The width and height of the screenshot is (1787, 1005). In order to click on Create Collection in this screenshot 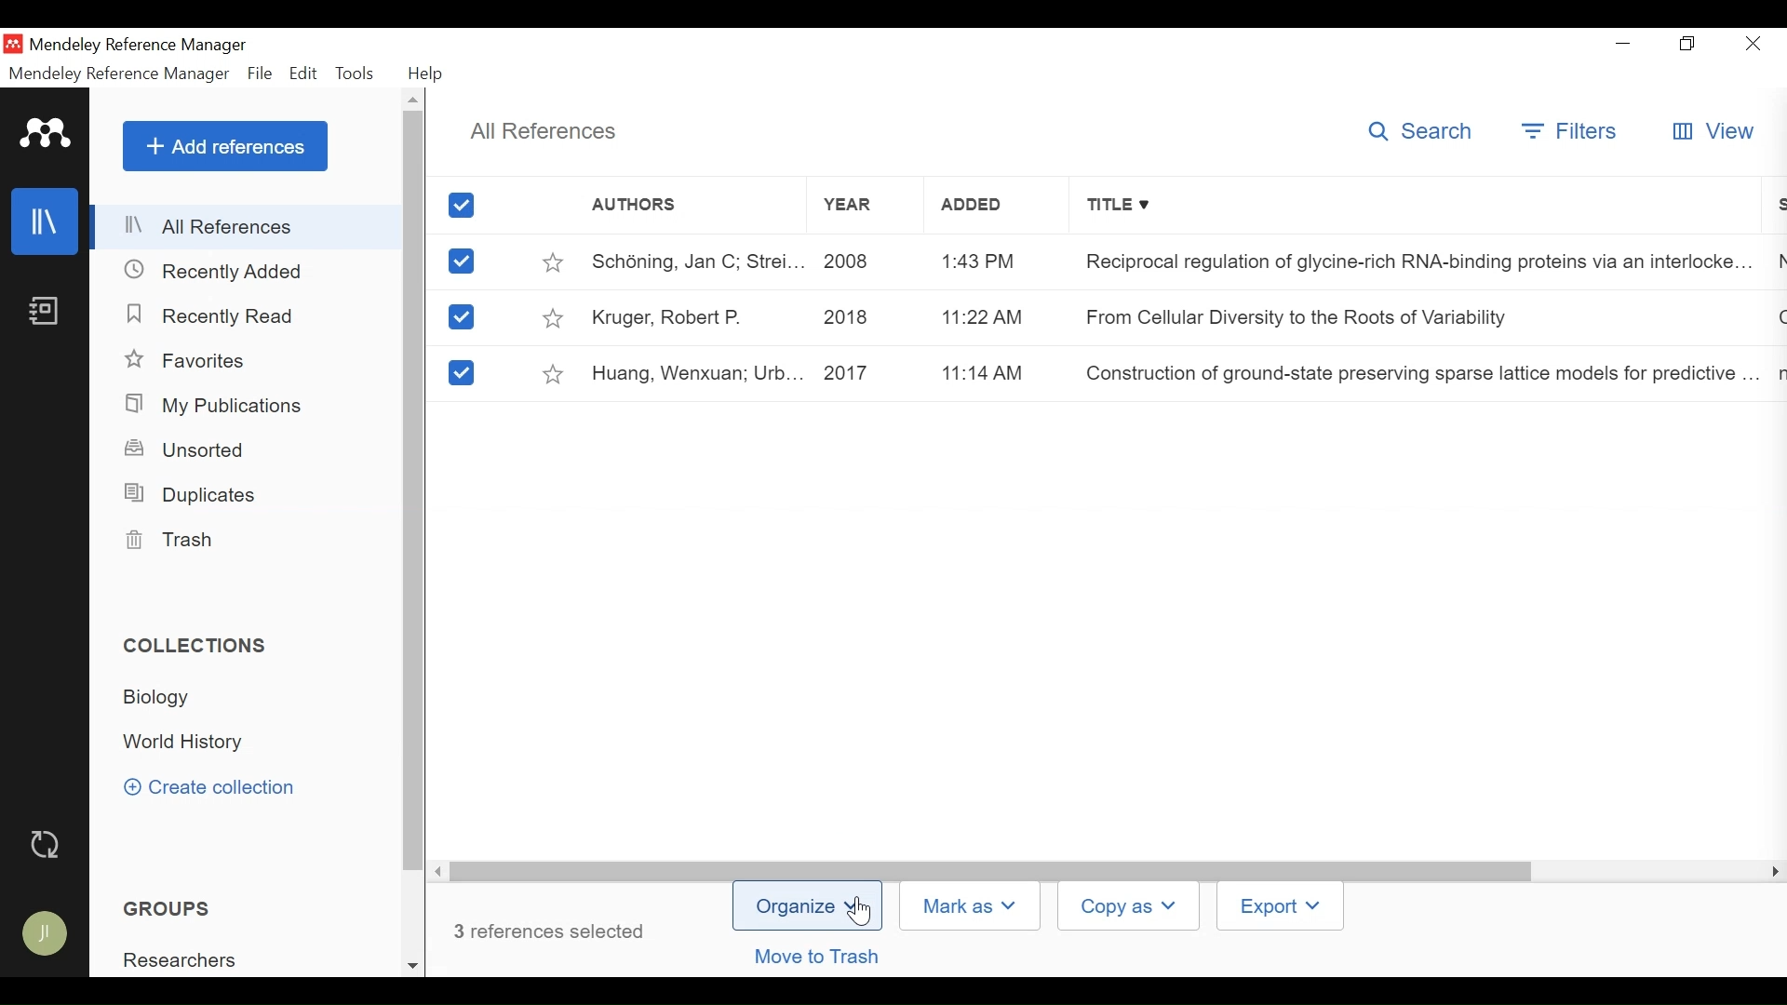, I will do `click(222, 789)`.